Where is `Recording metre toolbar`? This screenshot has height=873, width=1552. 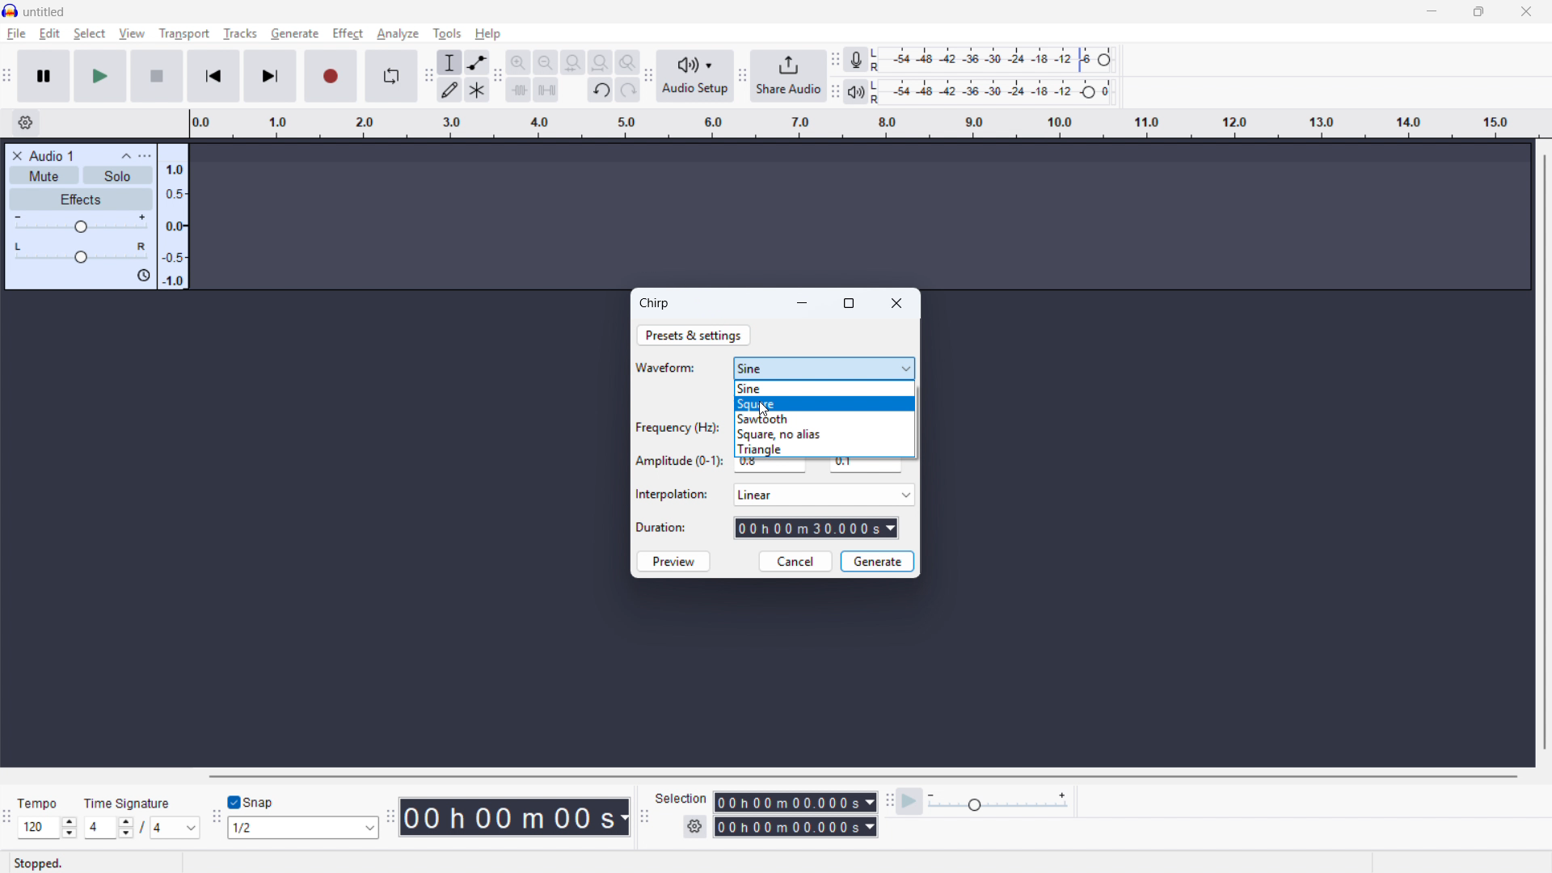
Recording metre toolbar is located at coordinates (835, 59).